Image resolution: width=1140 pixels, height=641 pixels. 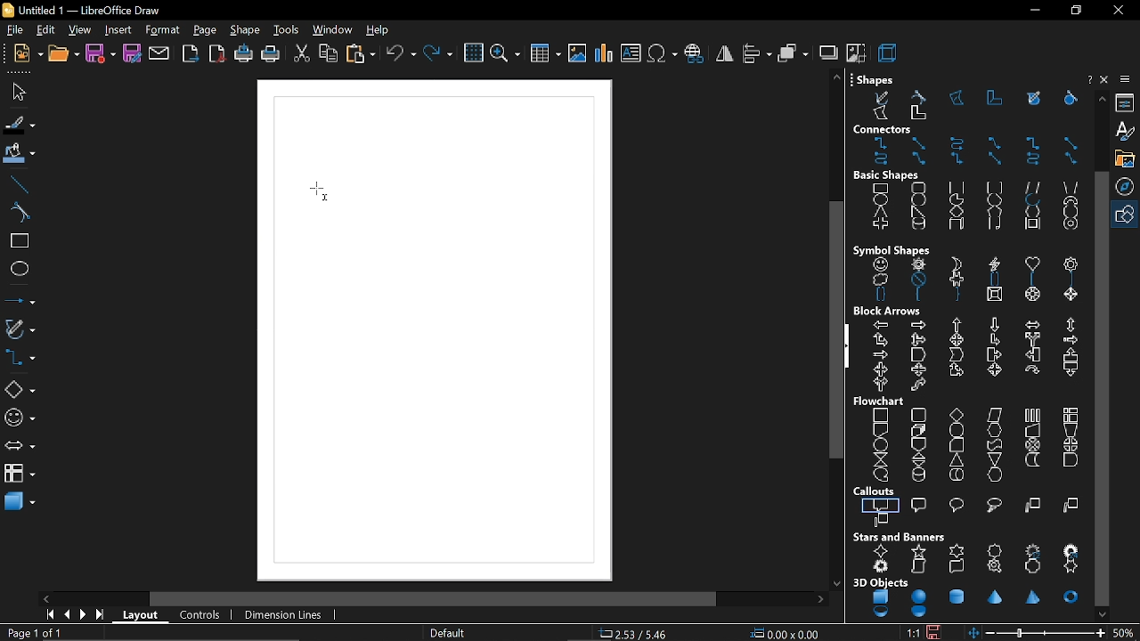 I want to click on right brace, so click(x=957, y=296).